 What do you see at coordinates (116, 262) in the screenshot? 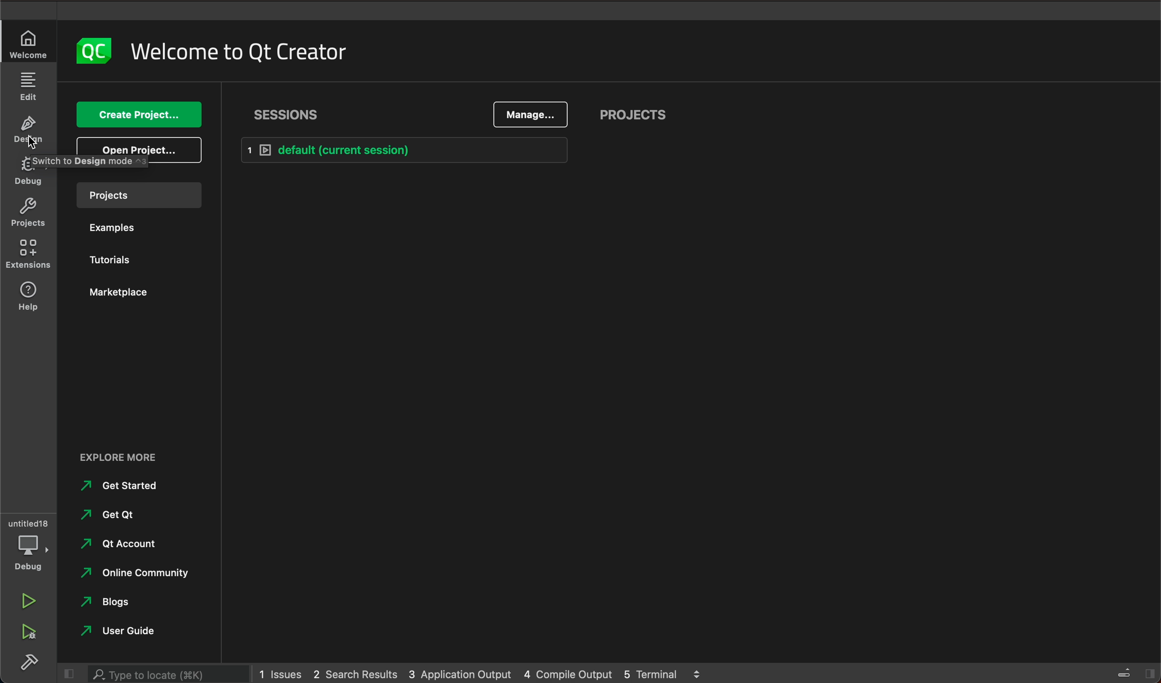
I see `tutorials` at bounding box center [116, 262].